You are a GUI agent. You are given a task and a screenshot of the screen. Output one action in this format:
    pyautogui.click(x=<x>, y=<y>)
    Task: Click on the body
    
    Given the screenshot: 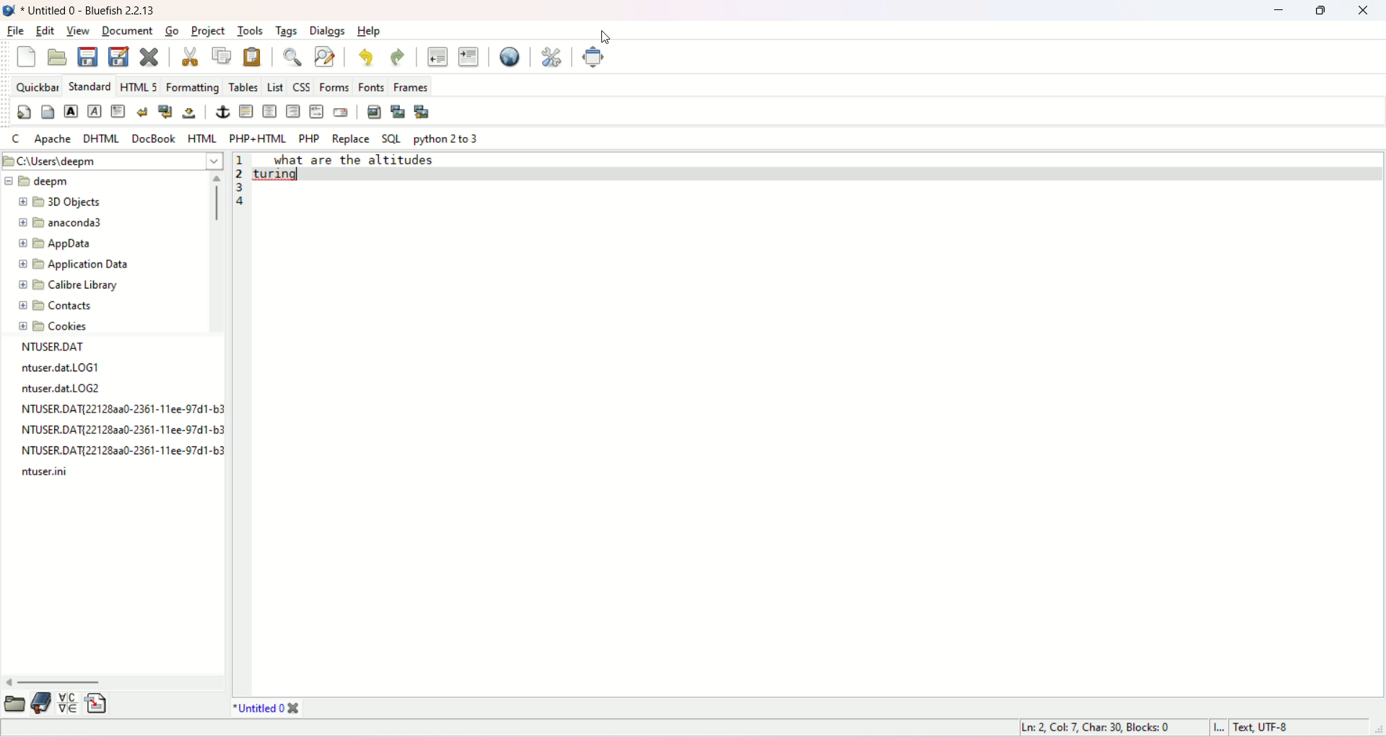 What is the action you would take?
    pyautogui.click(x=45, y=114)
    